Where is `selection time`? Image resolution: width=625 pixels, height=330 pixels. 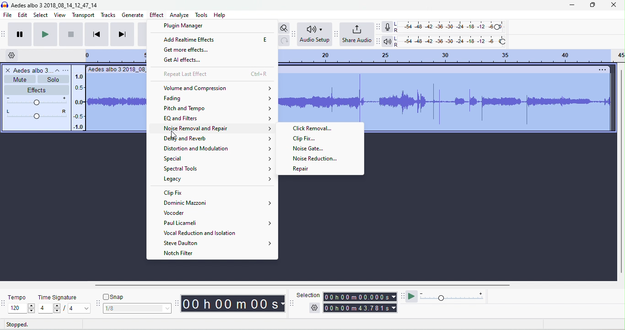
selection time is located at coordinates (361, 296).